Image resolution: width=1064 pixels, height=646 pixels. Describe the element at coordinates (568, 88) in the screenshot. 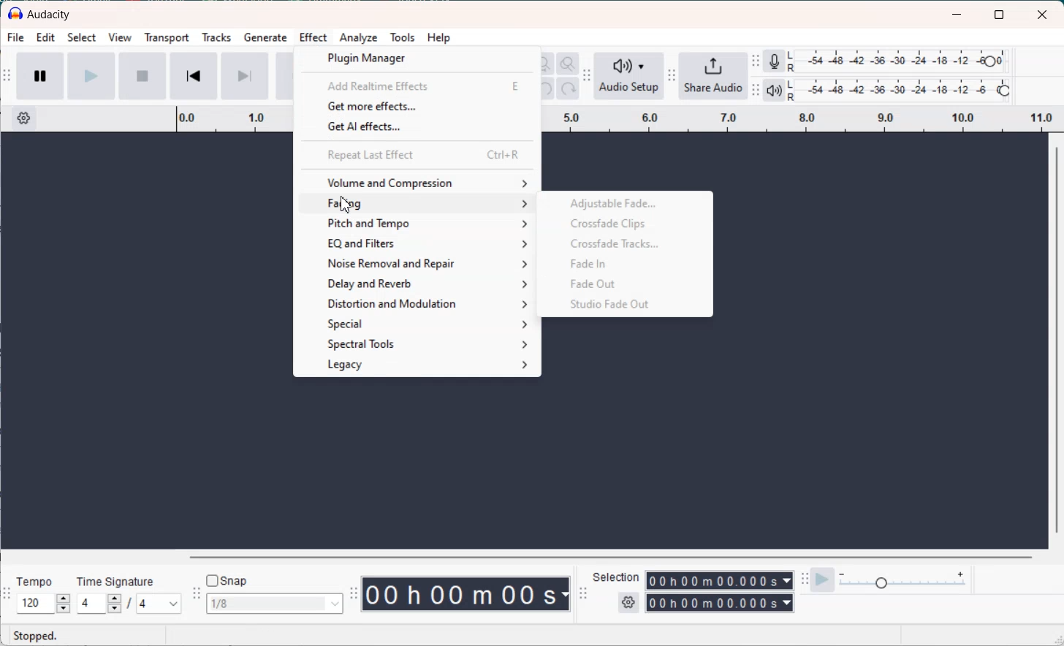

I see `Redo` at that location.